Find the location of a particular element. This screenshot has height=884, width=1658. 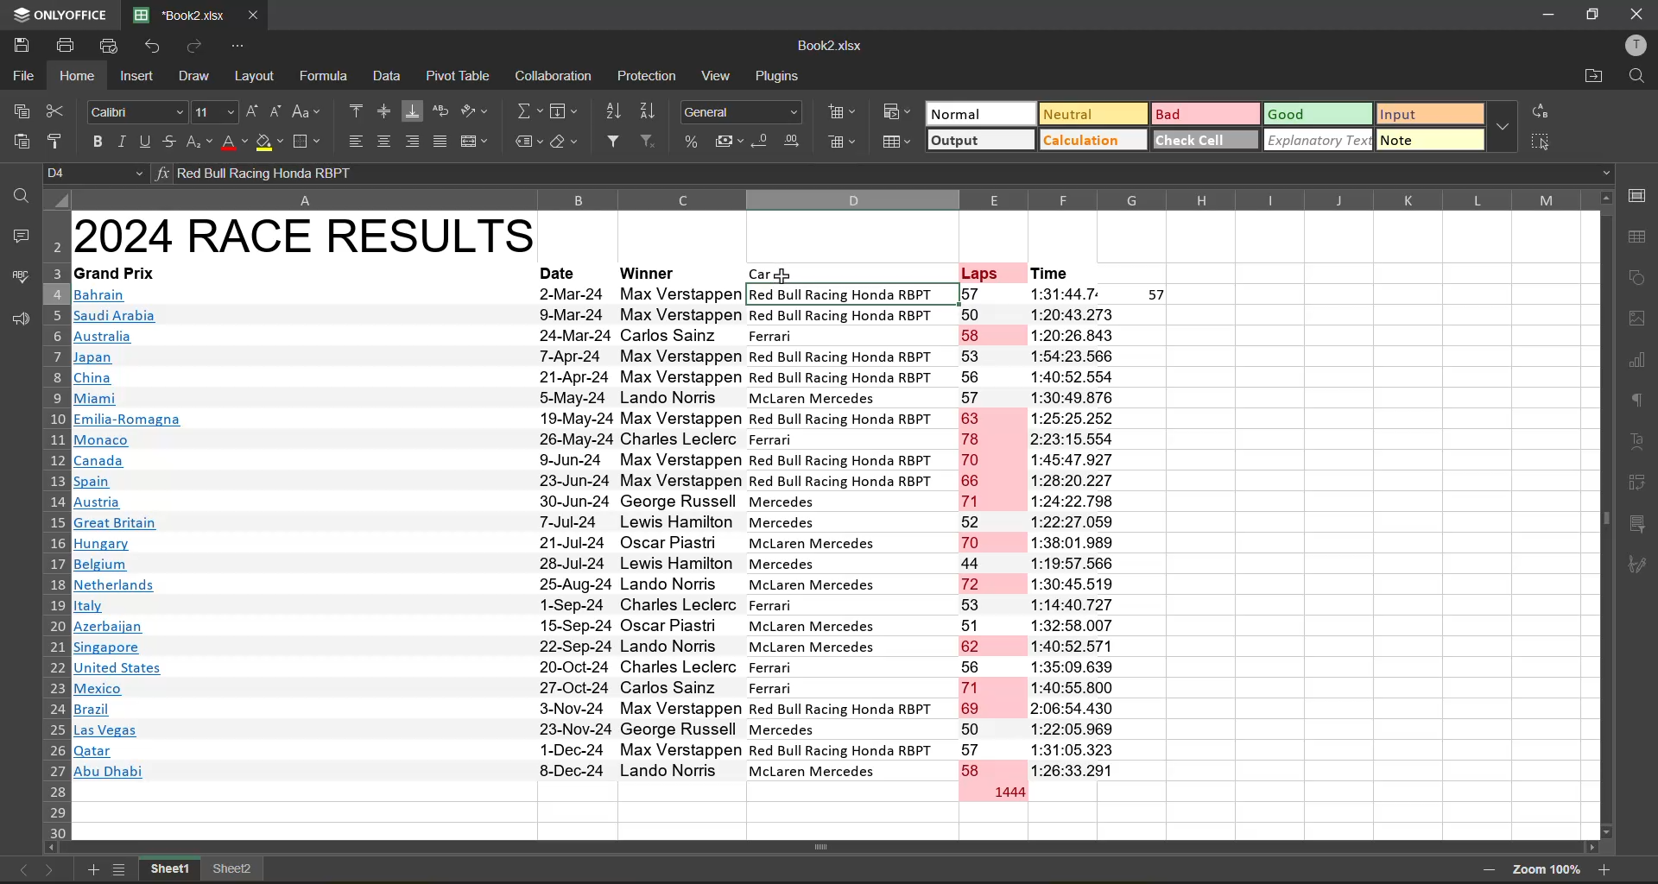

charts is located at coordinates (1637, 363).